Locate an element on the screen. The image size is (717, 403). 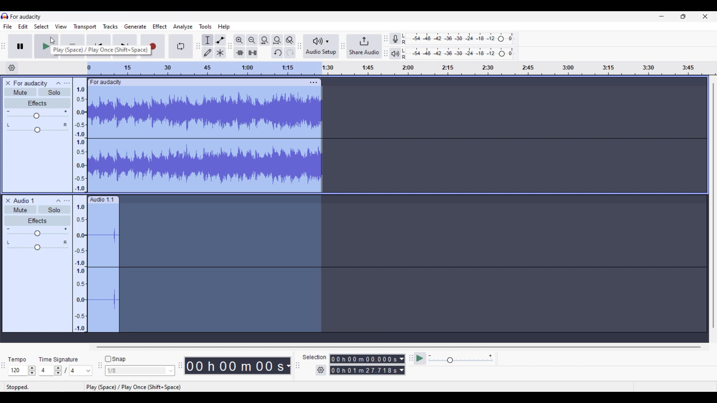
Generate is located at coordinates (135, 26).